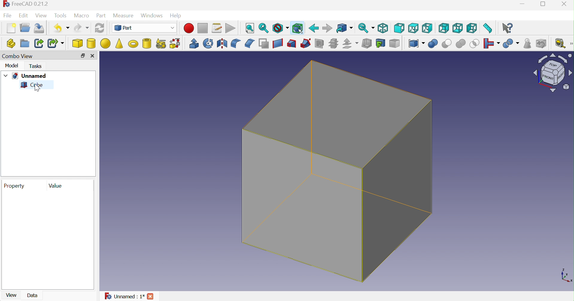 The image size is (574, 301). What do you see at coordinates (101, 16) in the screenshot?
I see `Part` at bounding box center [101, 16].